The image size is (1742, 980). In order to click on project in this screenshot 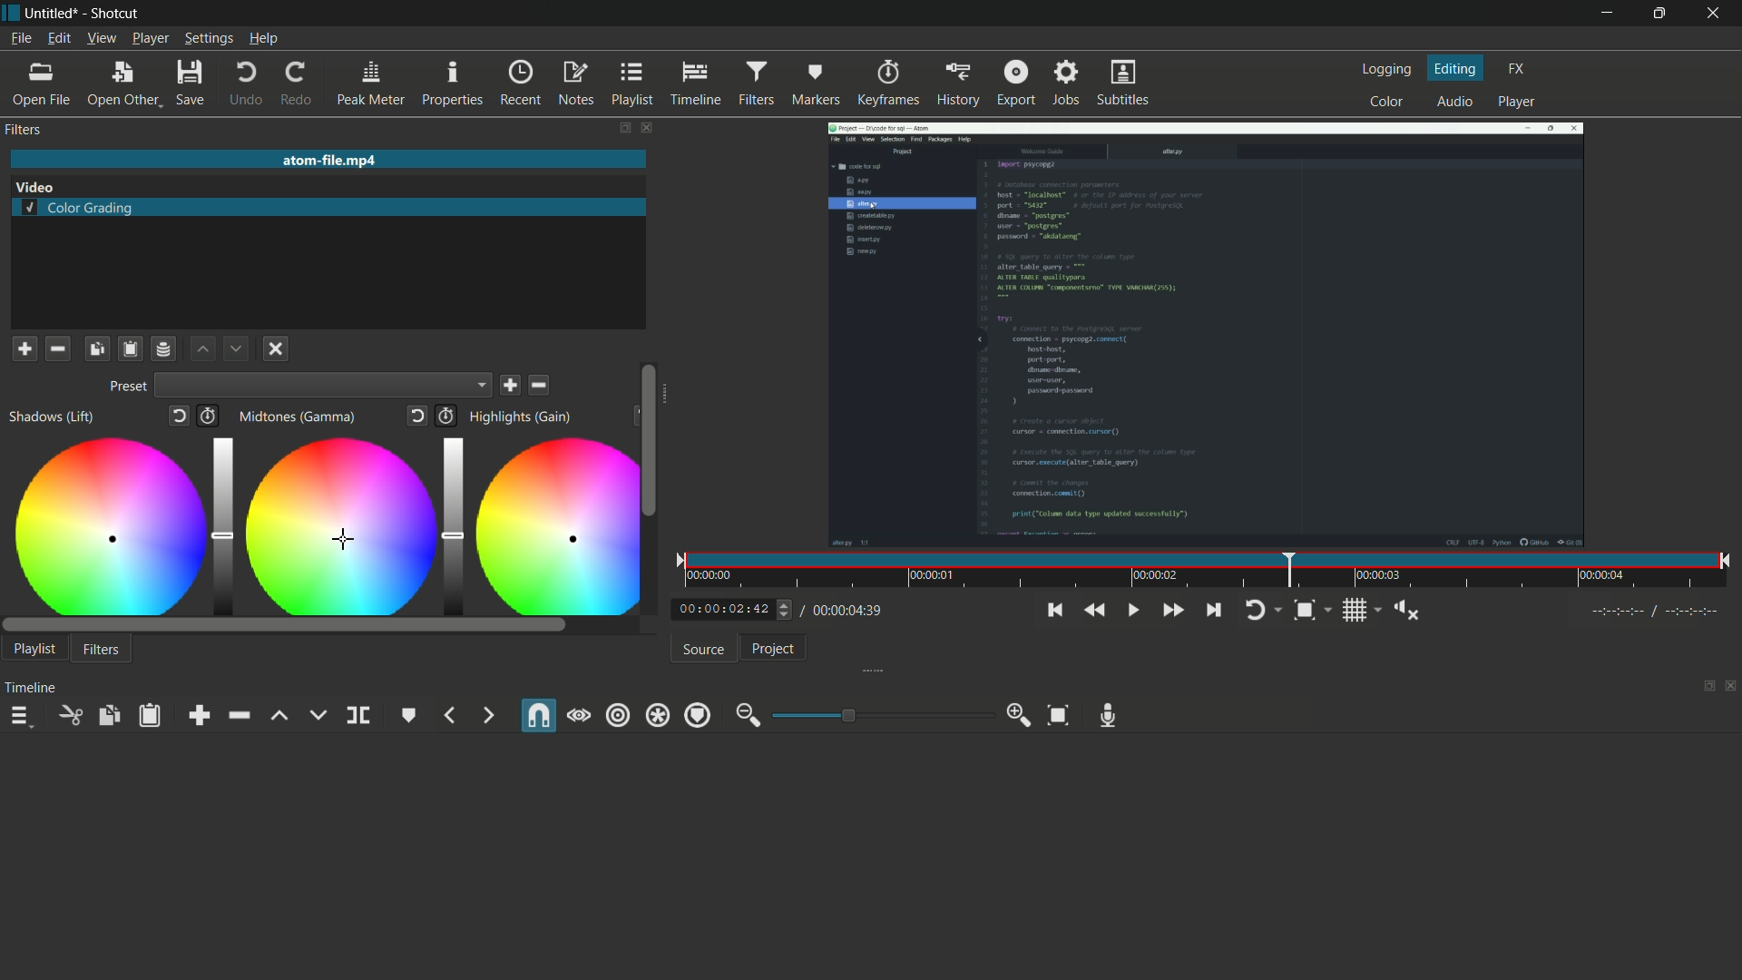, I will do `click(772, 649)`.